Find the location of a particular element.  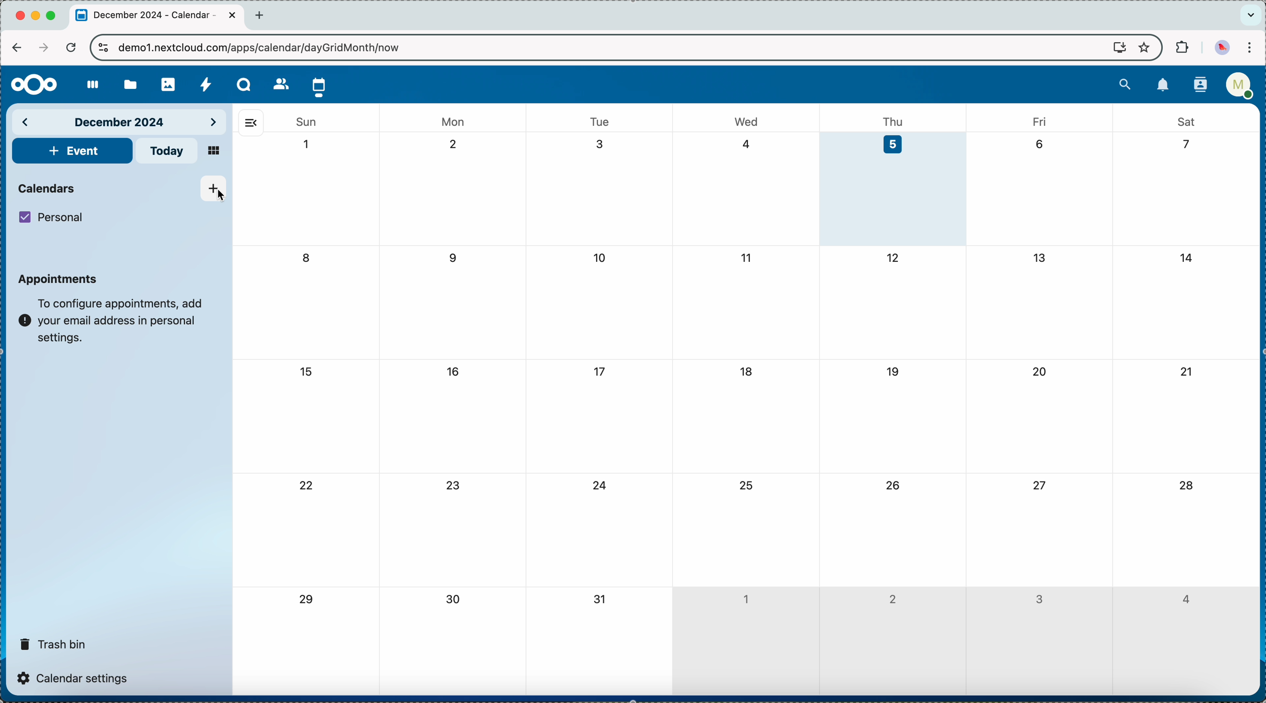

21 is located at coordinates (1186, 371).